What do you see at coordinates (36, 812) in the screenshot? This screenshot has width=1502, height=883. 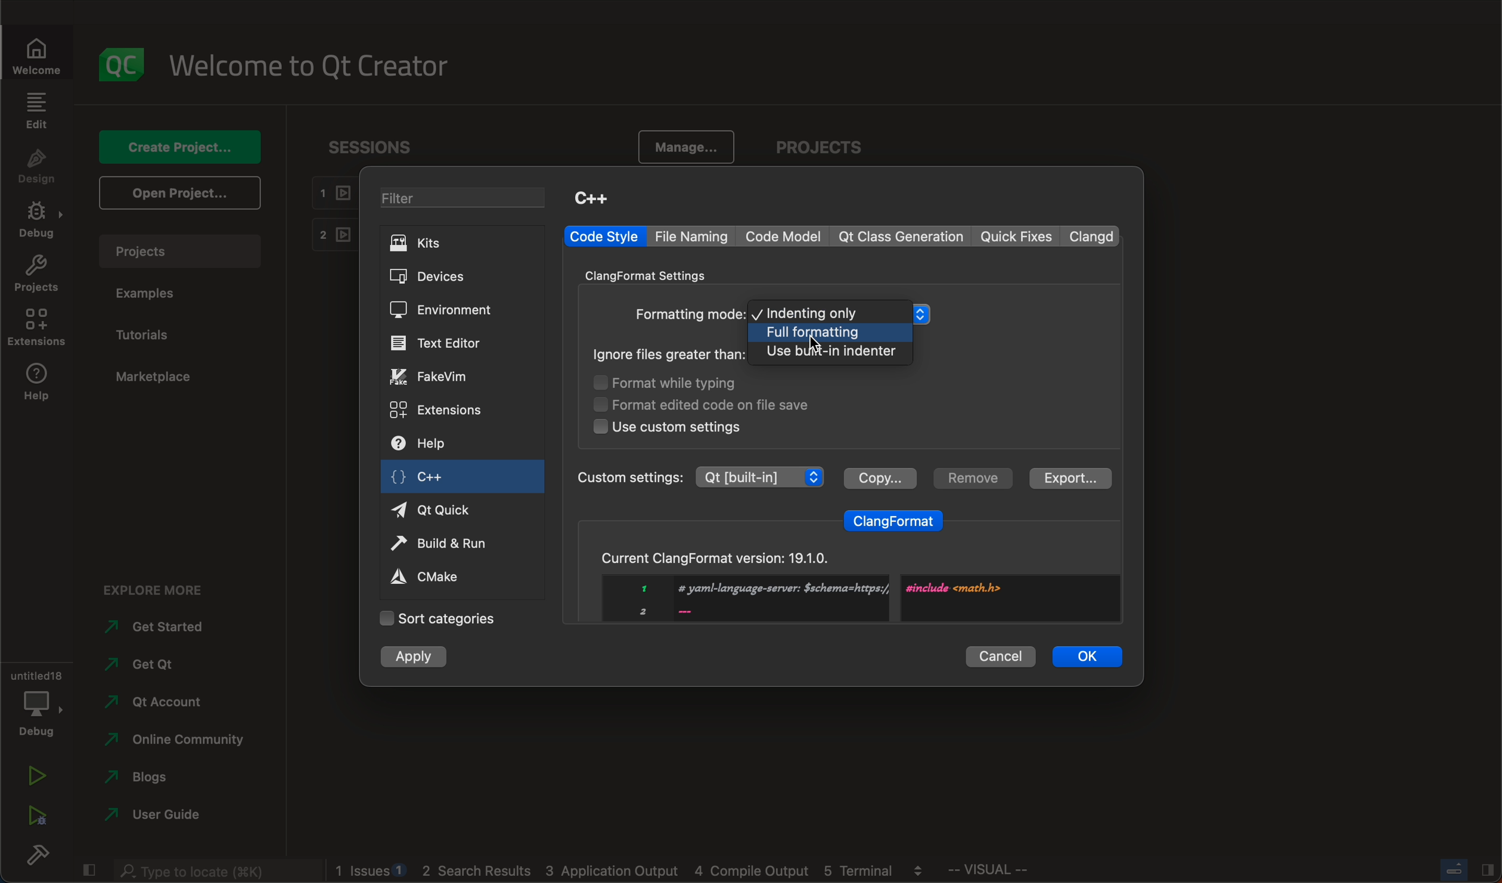 I see `run debug` at bounding box center [36, 812].